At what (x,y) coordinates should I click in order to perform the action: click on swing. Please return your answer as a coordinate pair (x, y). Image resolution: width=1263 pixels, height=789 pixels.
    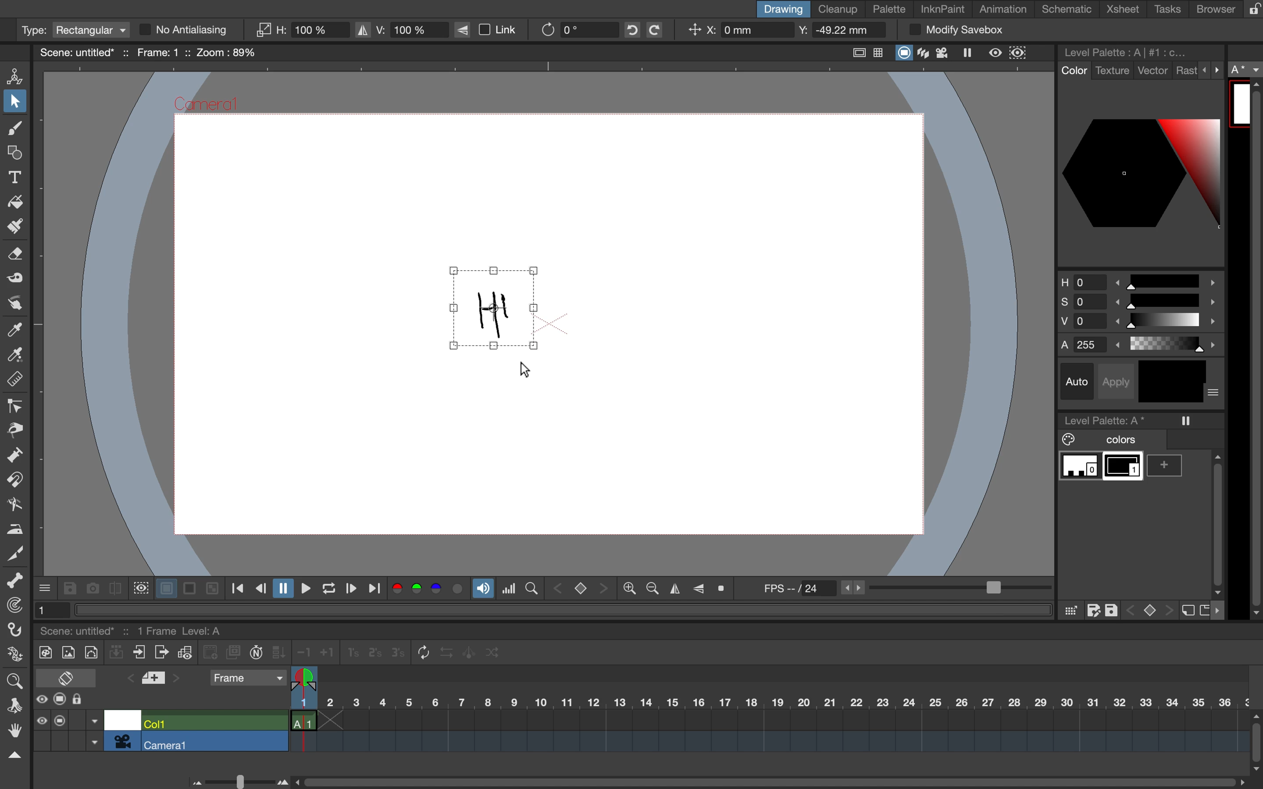
    Looking at the image, I should click on (471, 651).